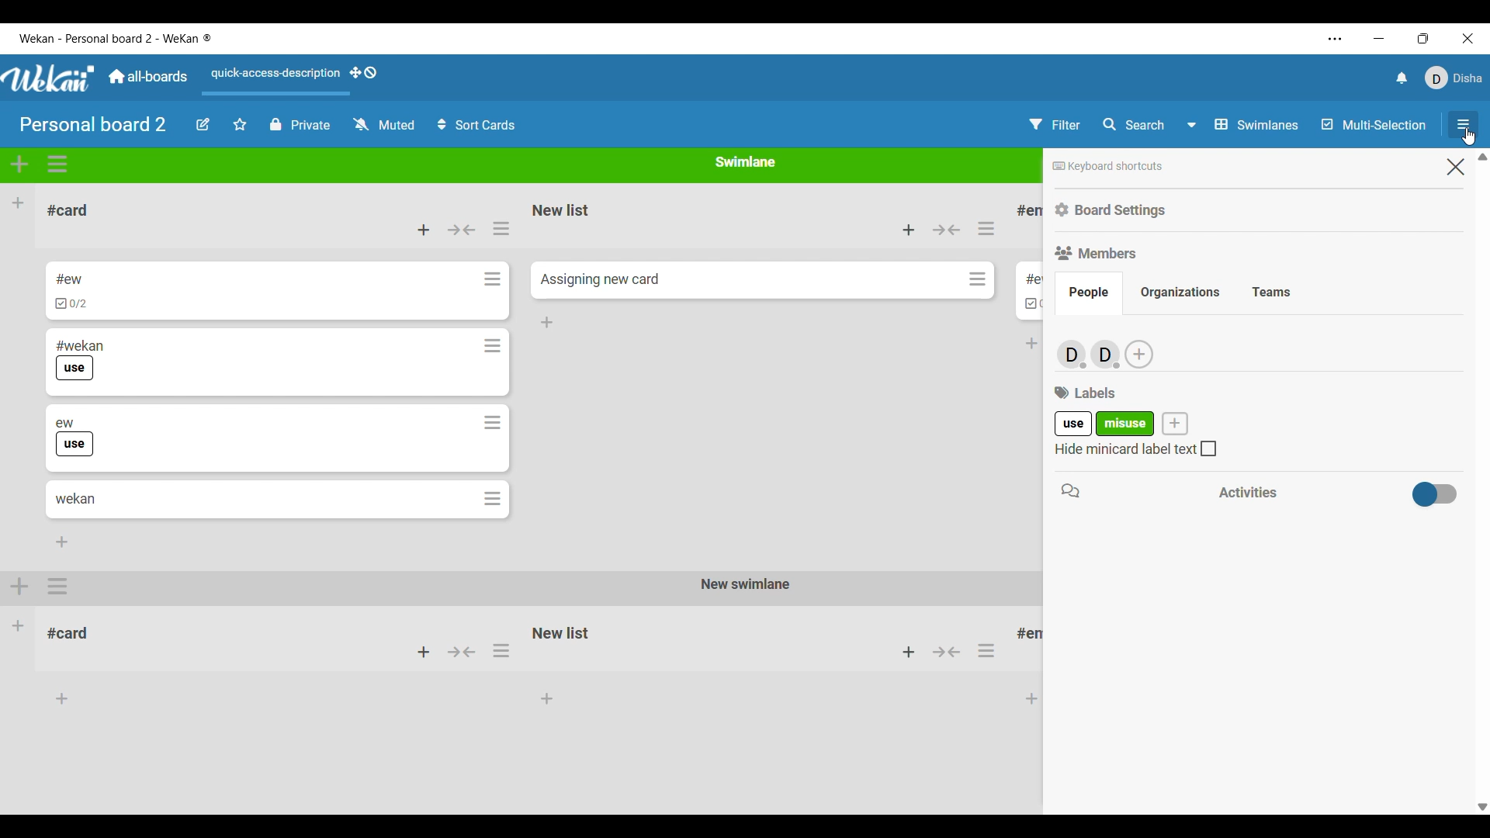  What do you see at coordinates (1423, 39) in the screenshot?
I see `Show interface in a smaller tab` at bounding box center [1423, 39].